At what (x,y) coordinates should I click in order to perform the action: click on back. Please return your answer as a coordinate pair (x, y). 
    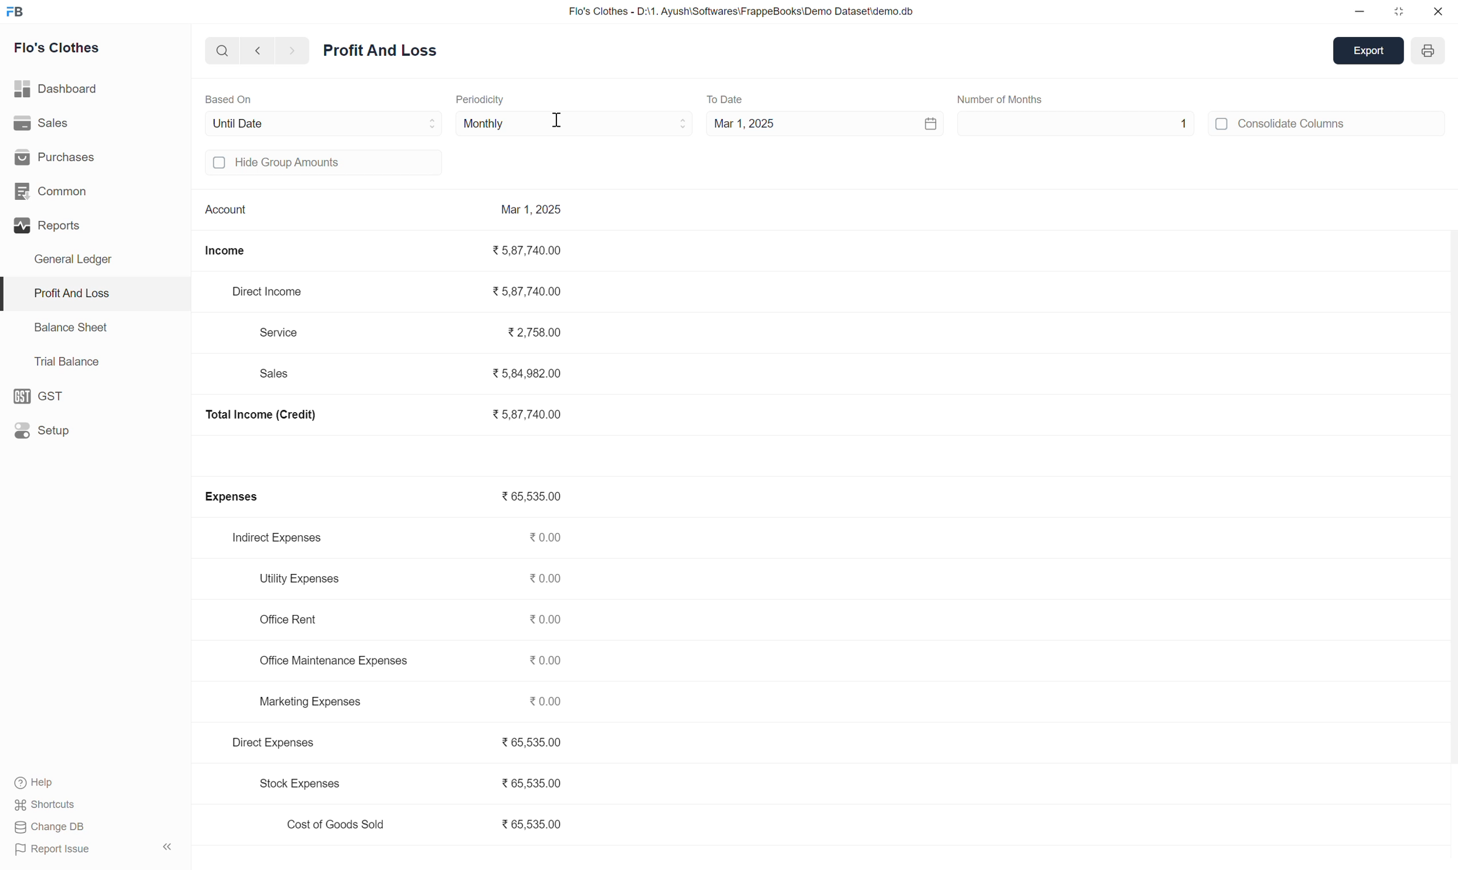
    Looking at the image, I should click on (257, 52).